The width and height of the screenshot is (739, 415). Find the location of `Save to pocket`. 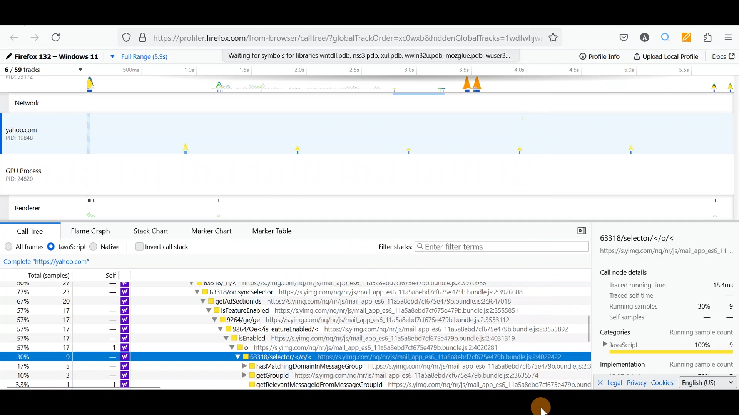

Save to pocket is located at coordinates (620, 37).